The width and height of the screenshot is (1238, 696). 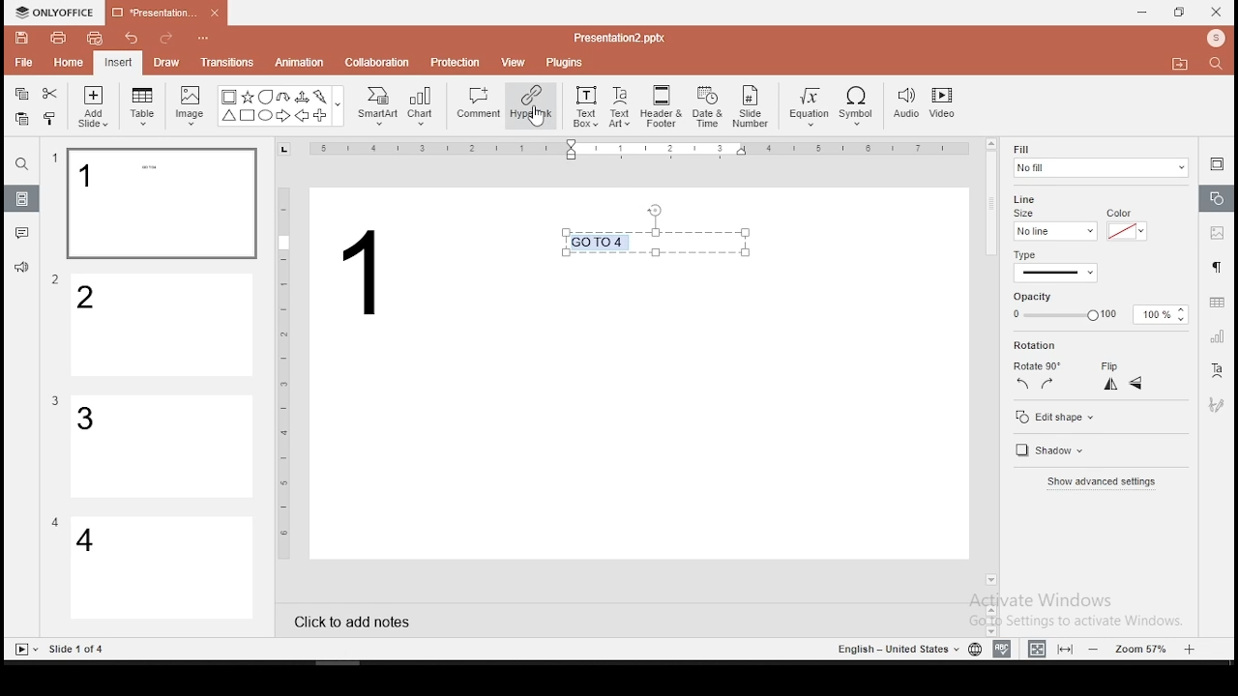 What do you see at coordinates (167, 62) in the screenshot?
I see `draw` at bounding box center [167, 62].